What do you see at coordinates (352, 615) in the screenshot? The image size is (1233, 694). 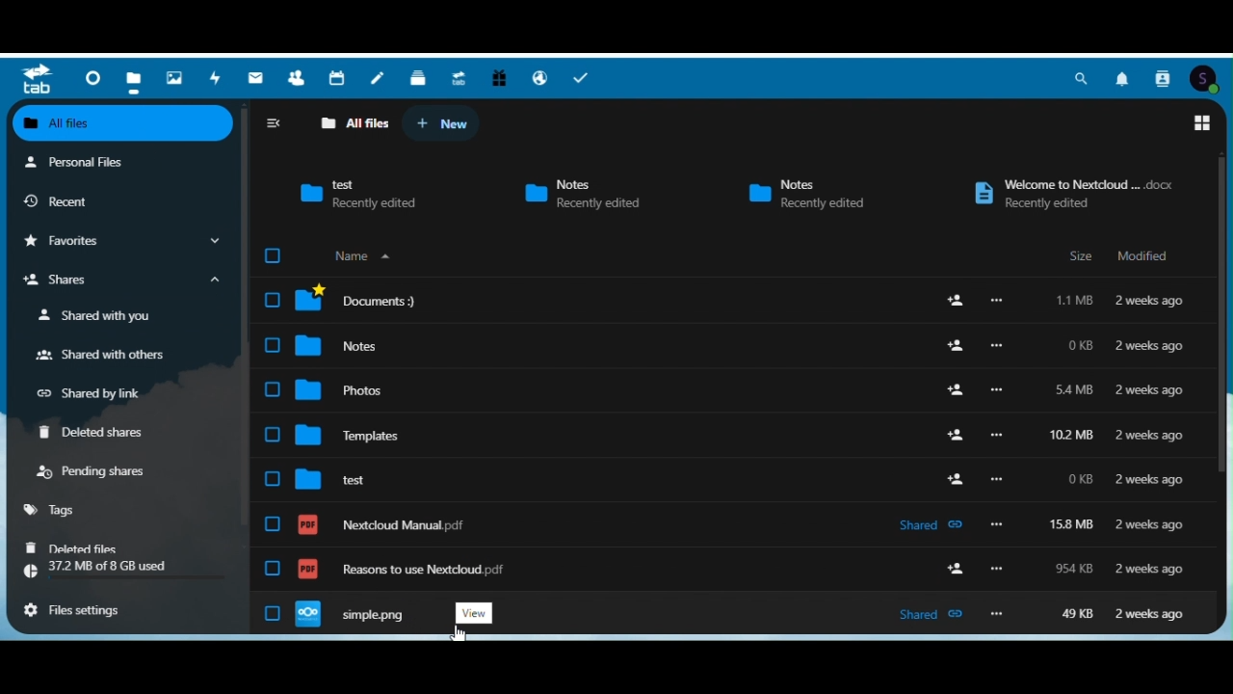 I see `simple.png` at bounding box center [352, 615].